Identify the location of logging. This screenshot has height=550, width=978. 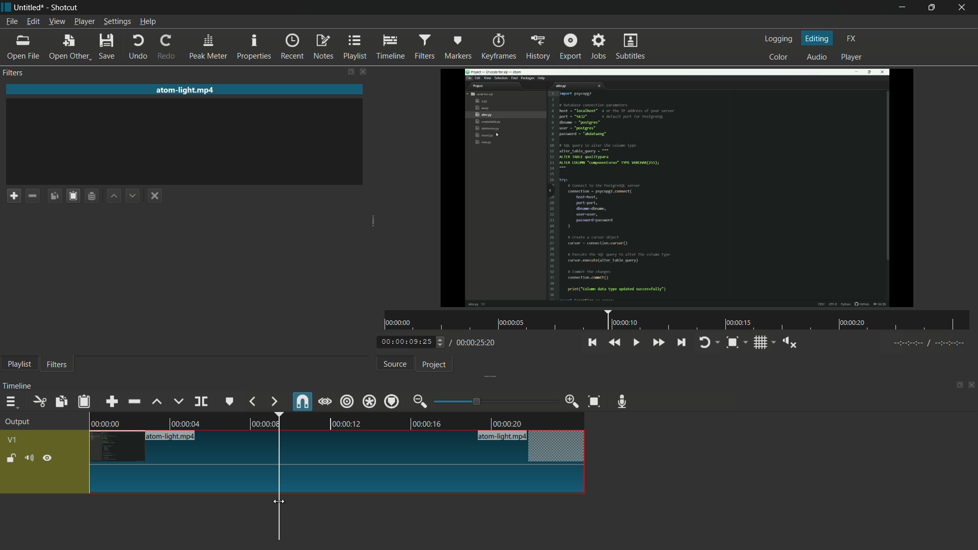
(780, 39).